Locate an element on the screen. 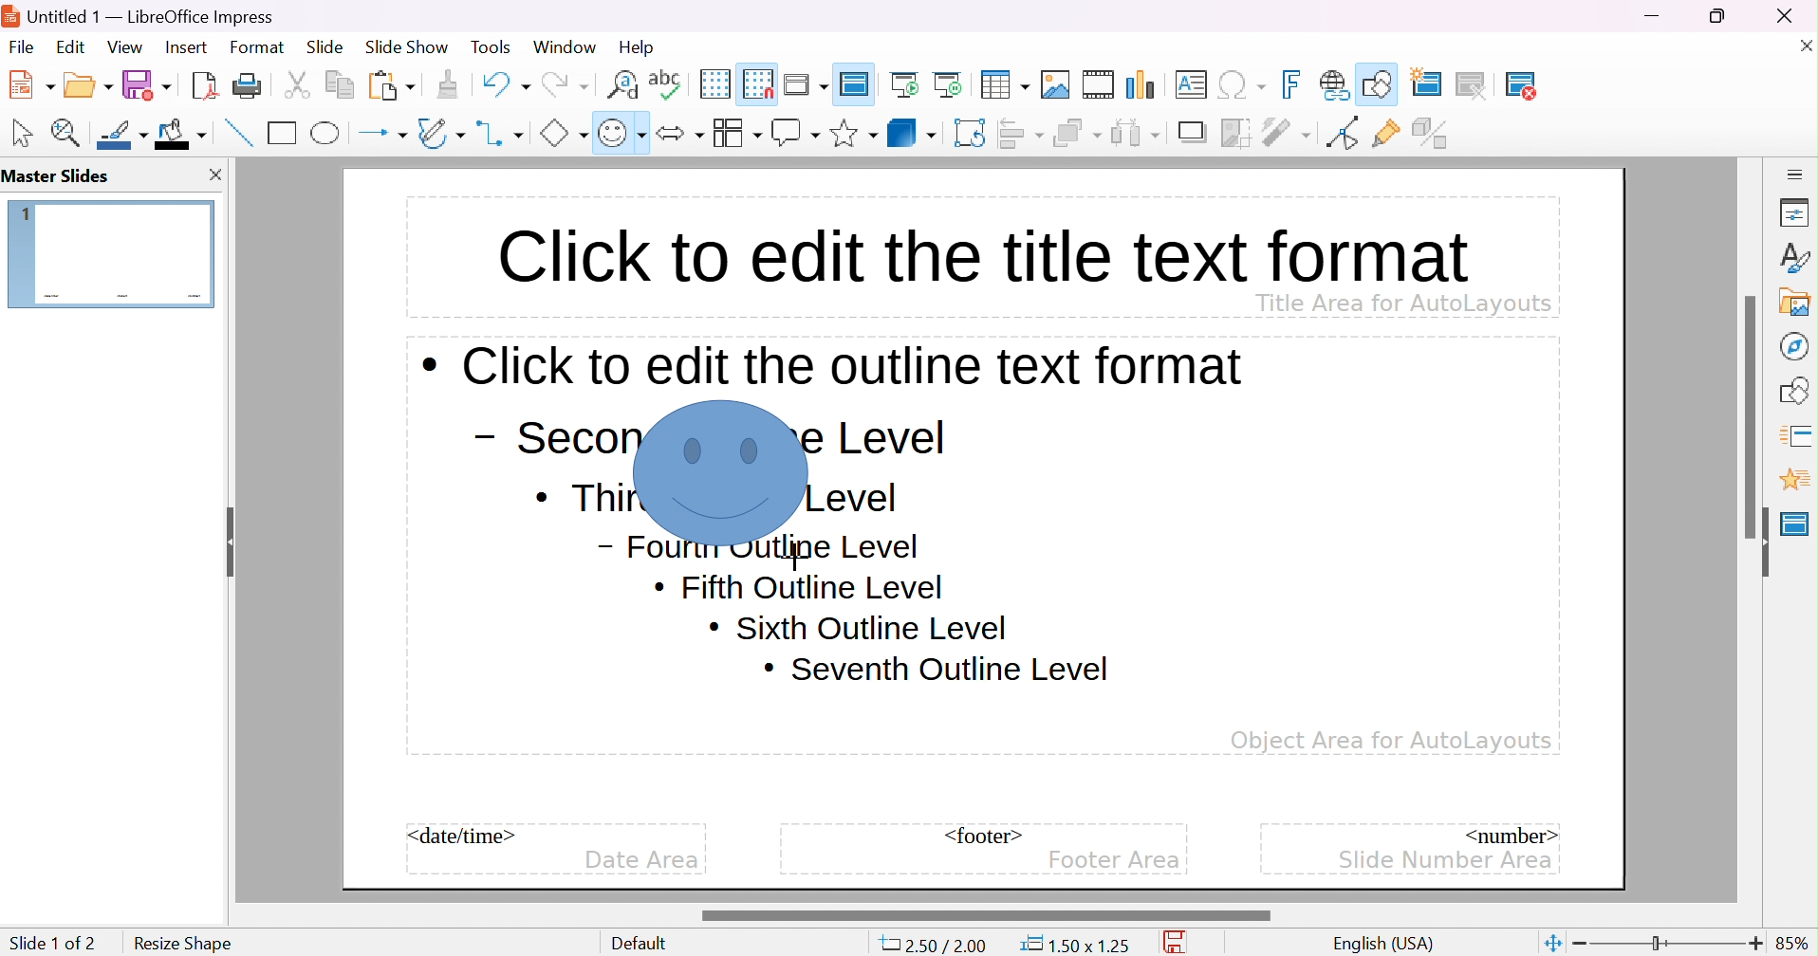 This screenshot has height=956, width=1818. show gluepoint functions is located at coordinates (1386, 134).